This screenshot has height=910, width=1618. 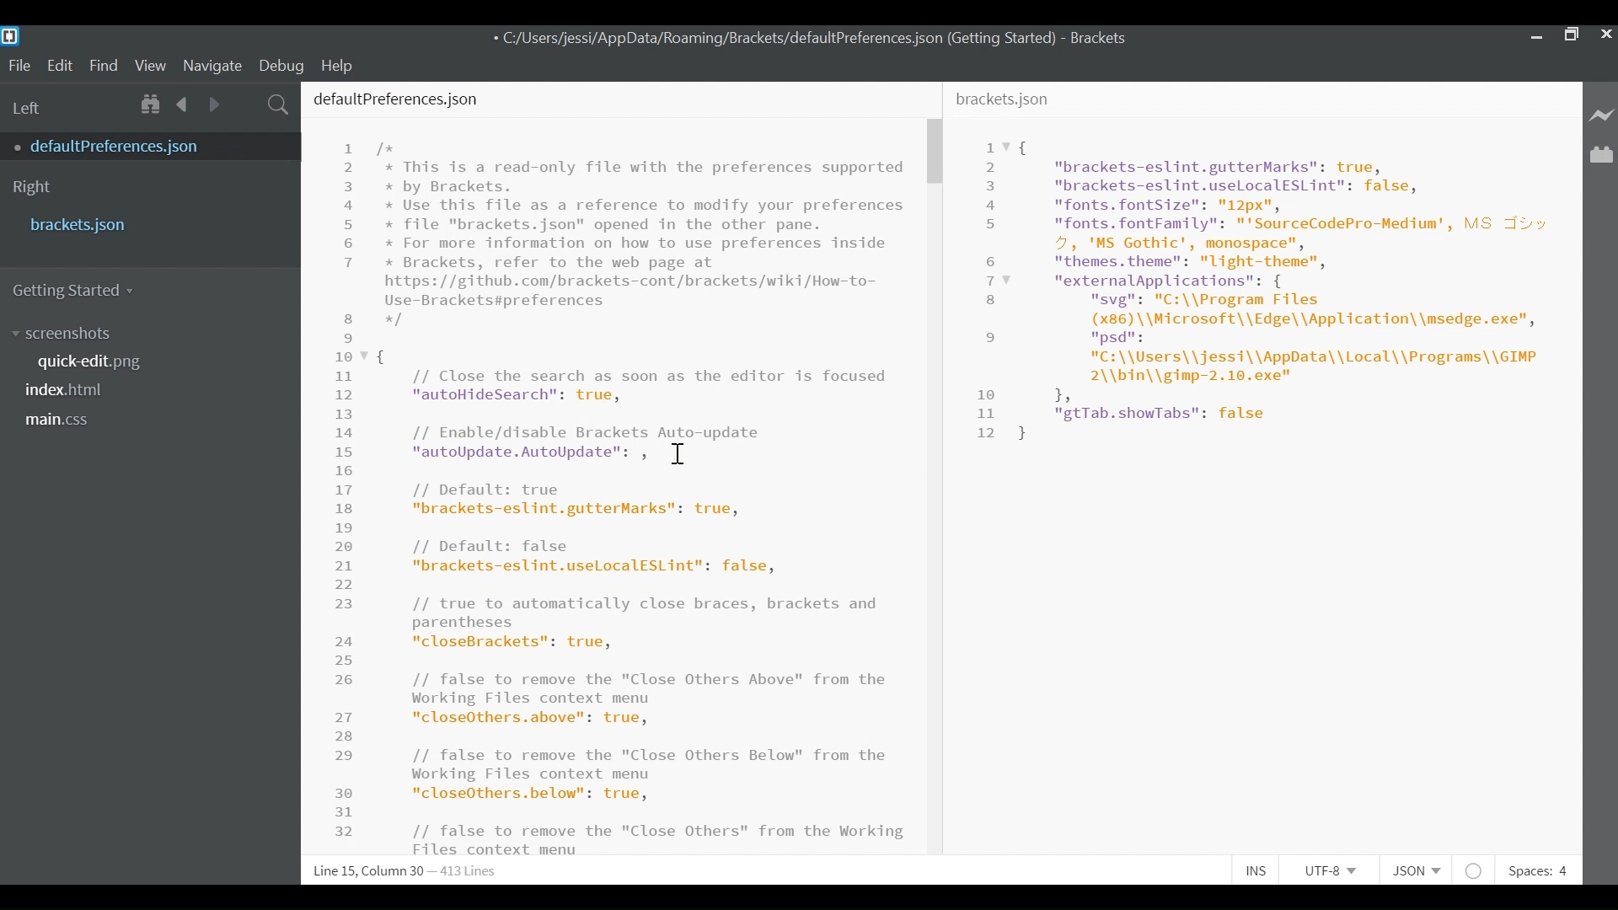 I want to click on minimize, so click(x=1535, y=33).